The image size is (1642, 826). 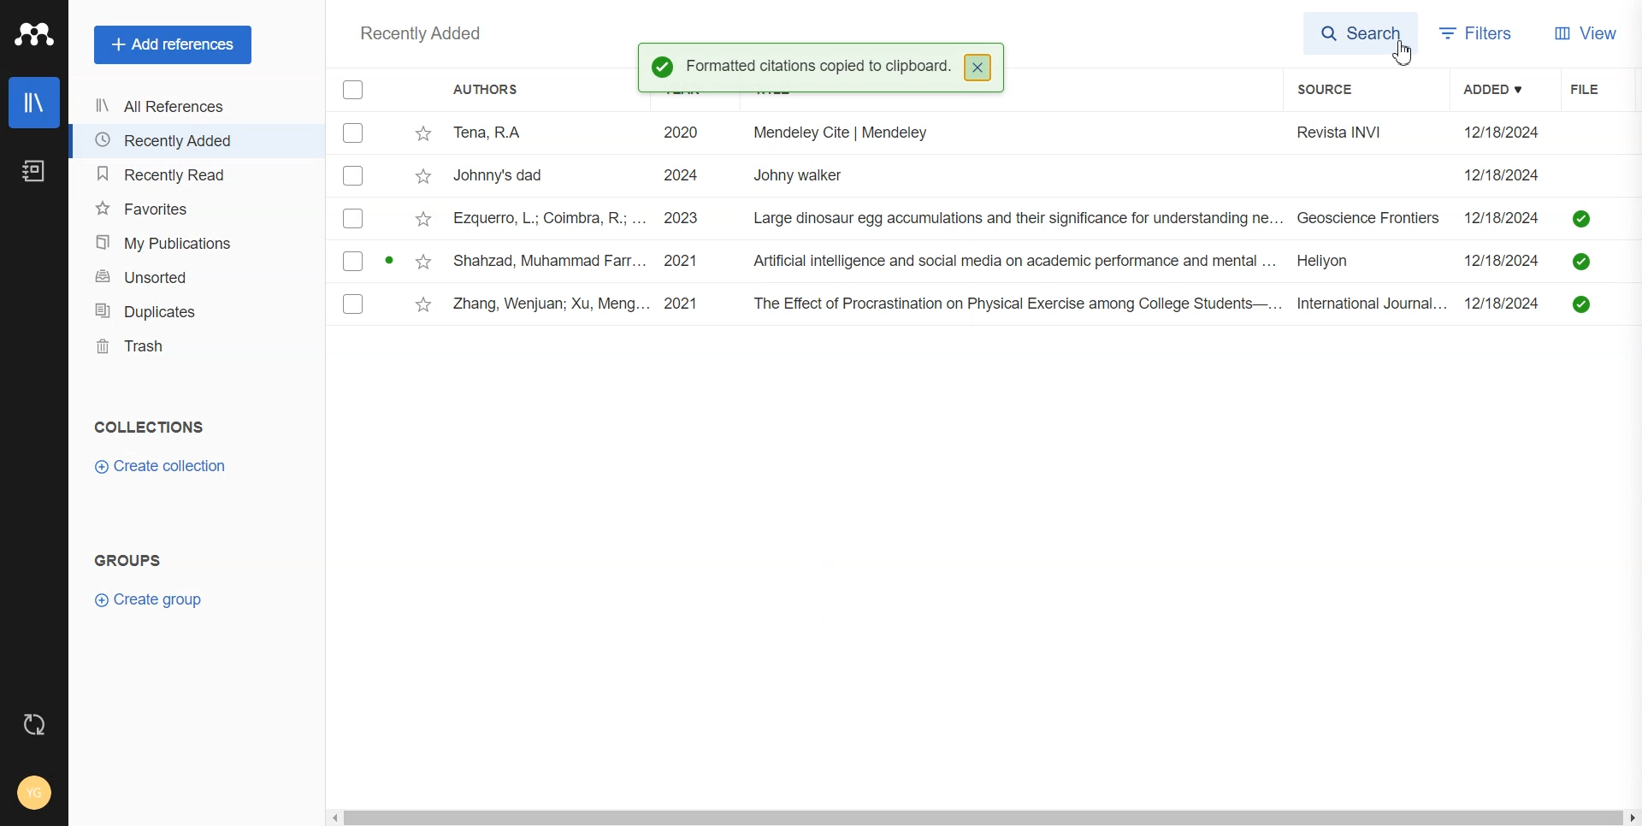 I want to click on Filters, so click(x=1480, y=36).